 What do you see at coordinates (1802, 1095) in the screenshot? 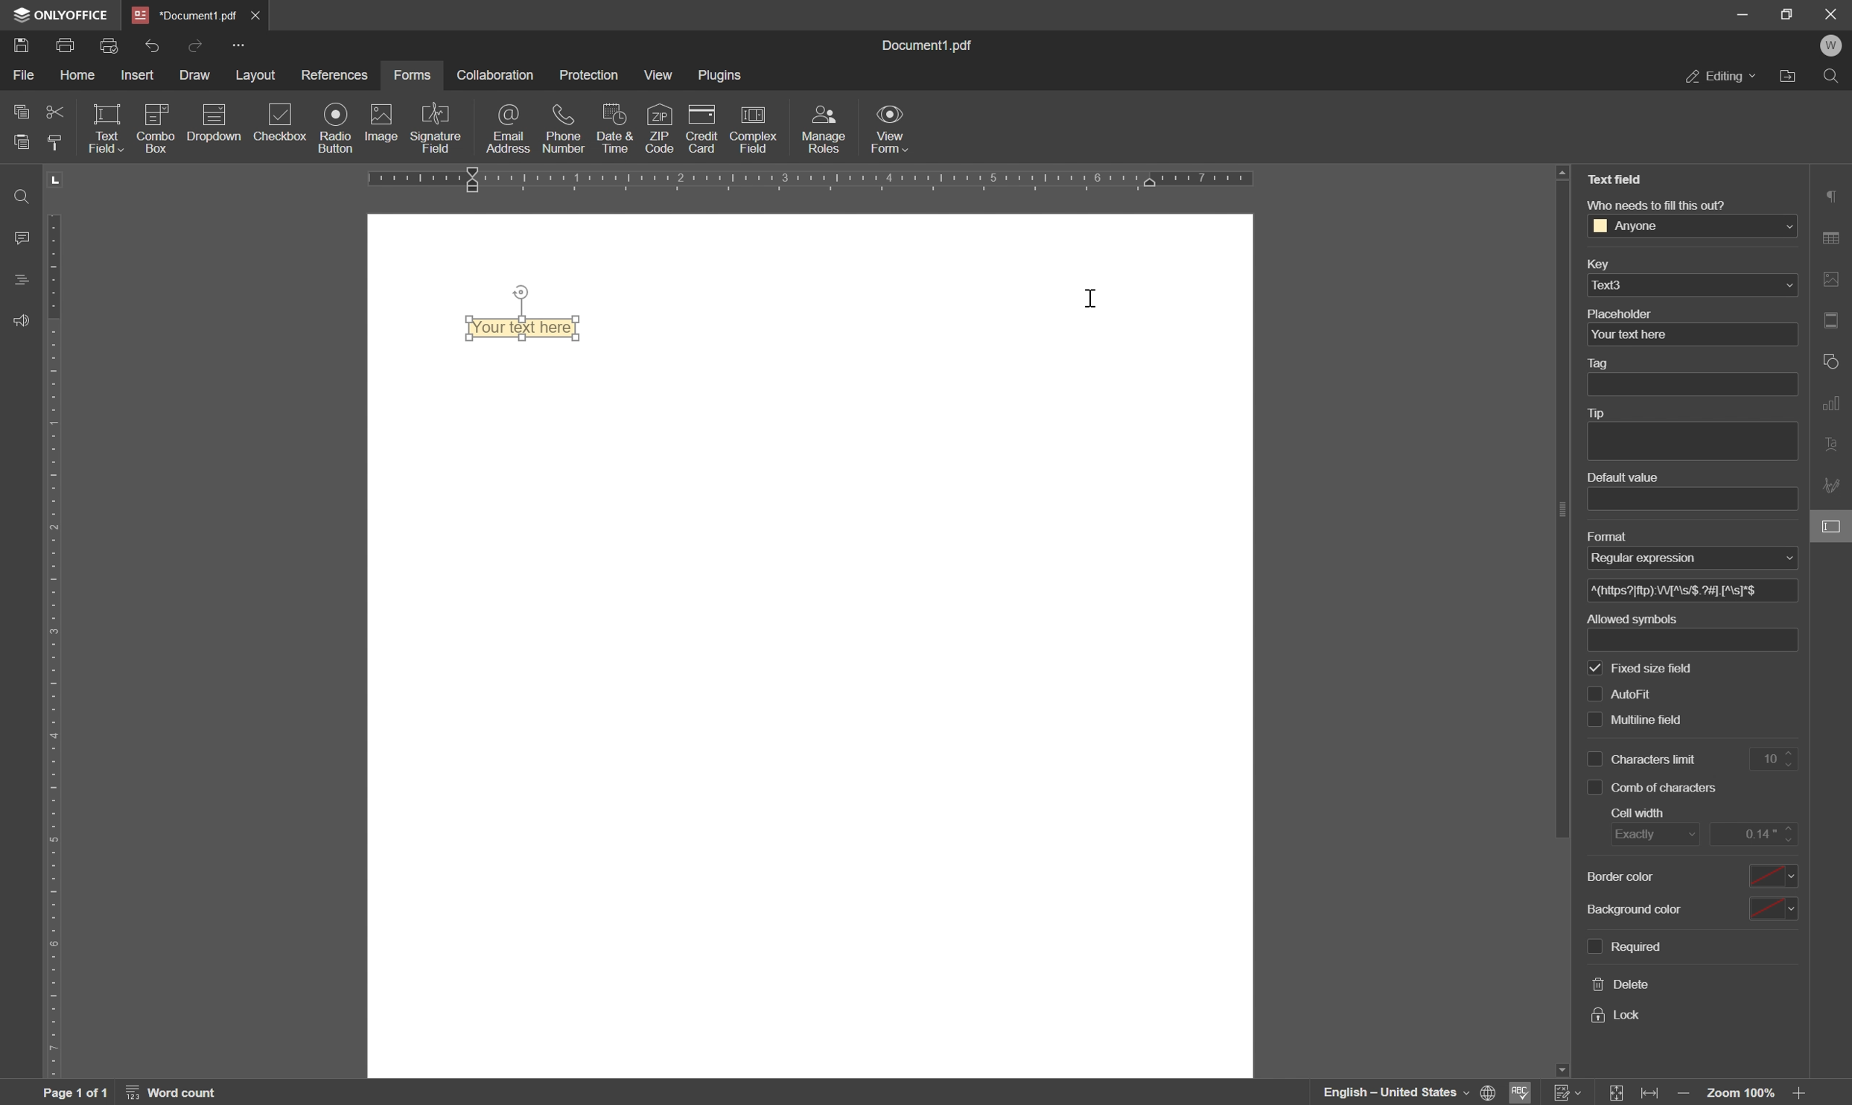
I see `zoom in` at bounding box center [1802, 1095].